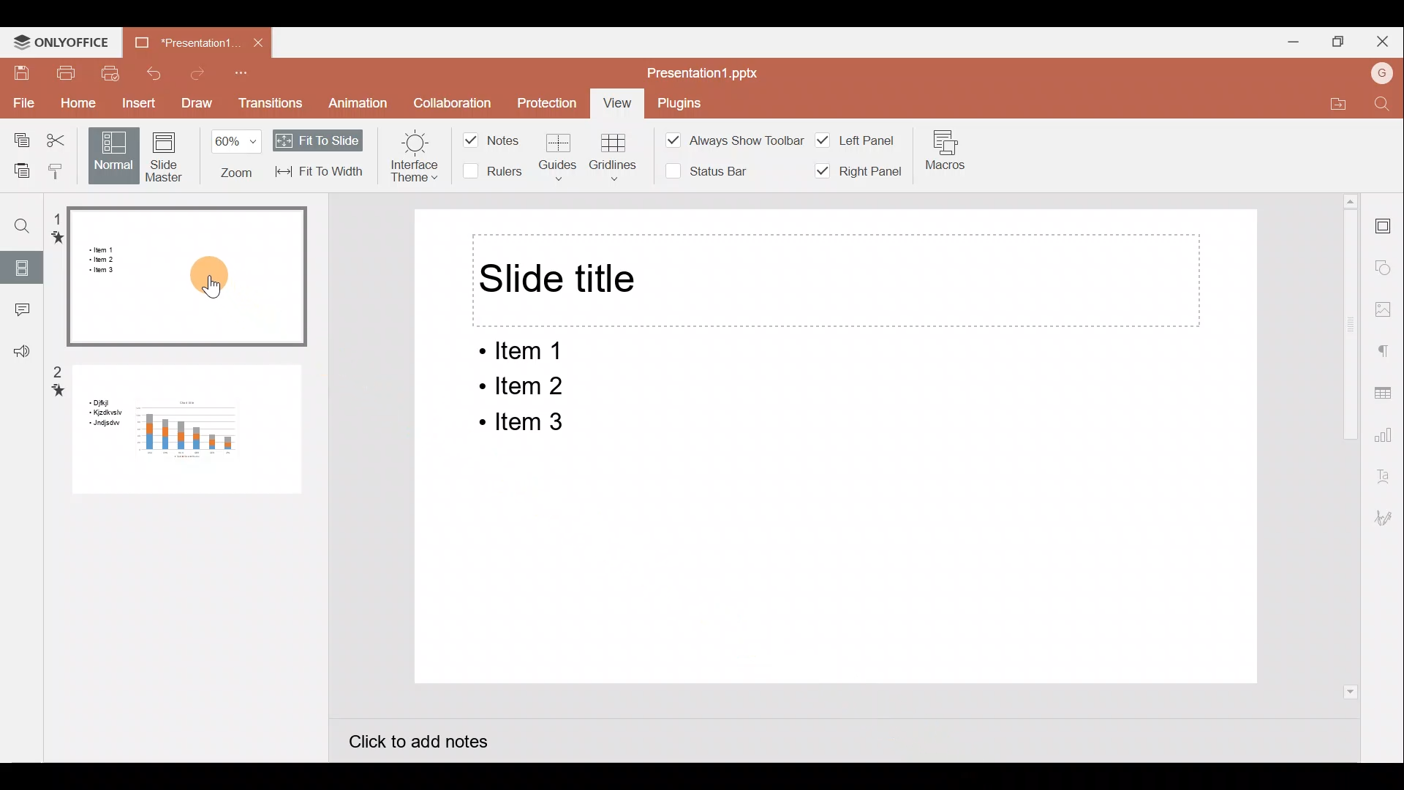  I want to click on Text Art settings, so click(1389, 474).